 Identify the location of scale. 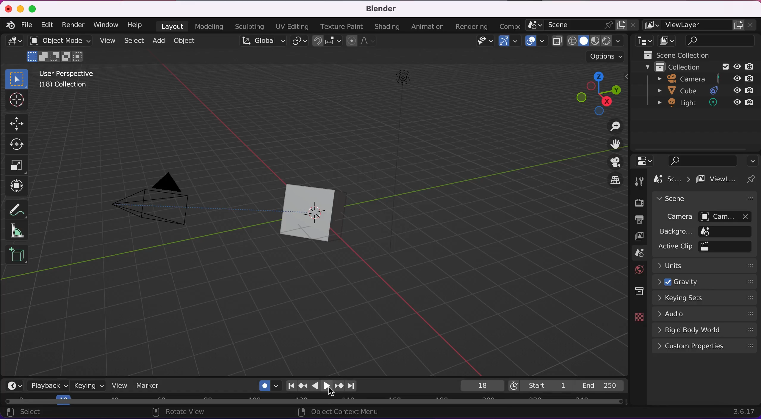
(16, 165).